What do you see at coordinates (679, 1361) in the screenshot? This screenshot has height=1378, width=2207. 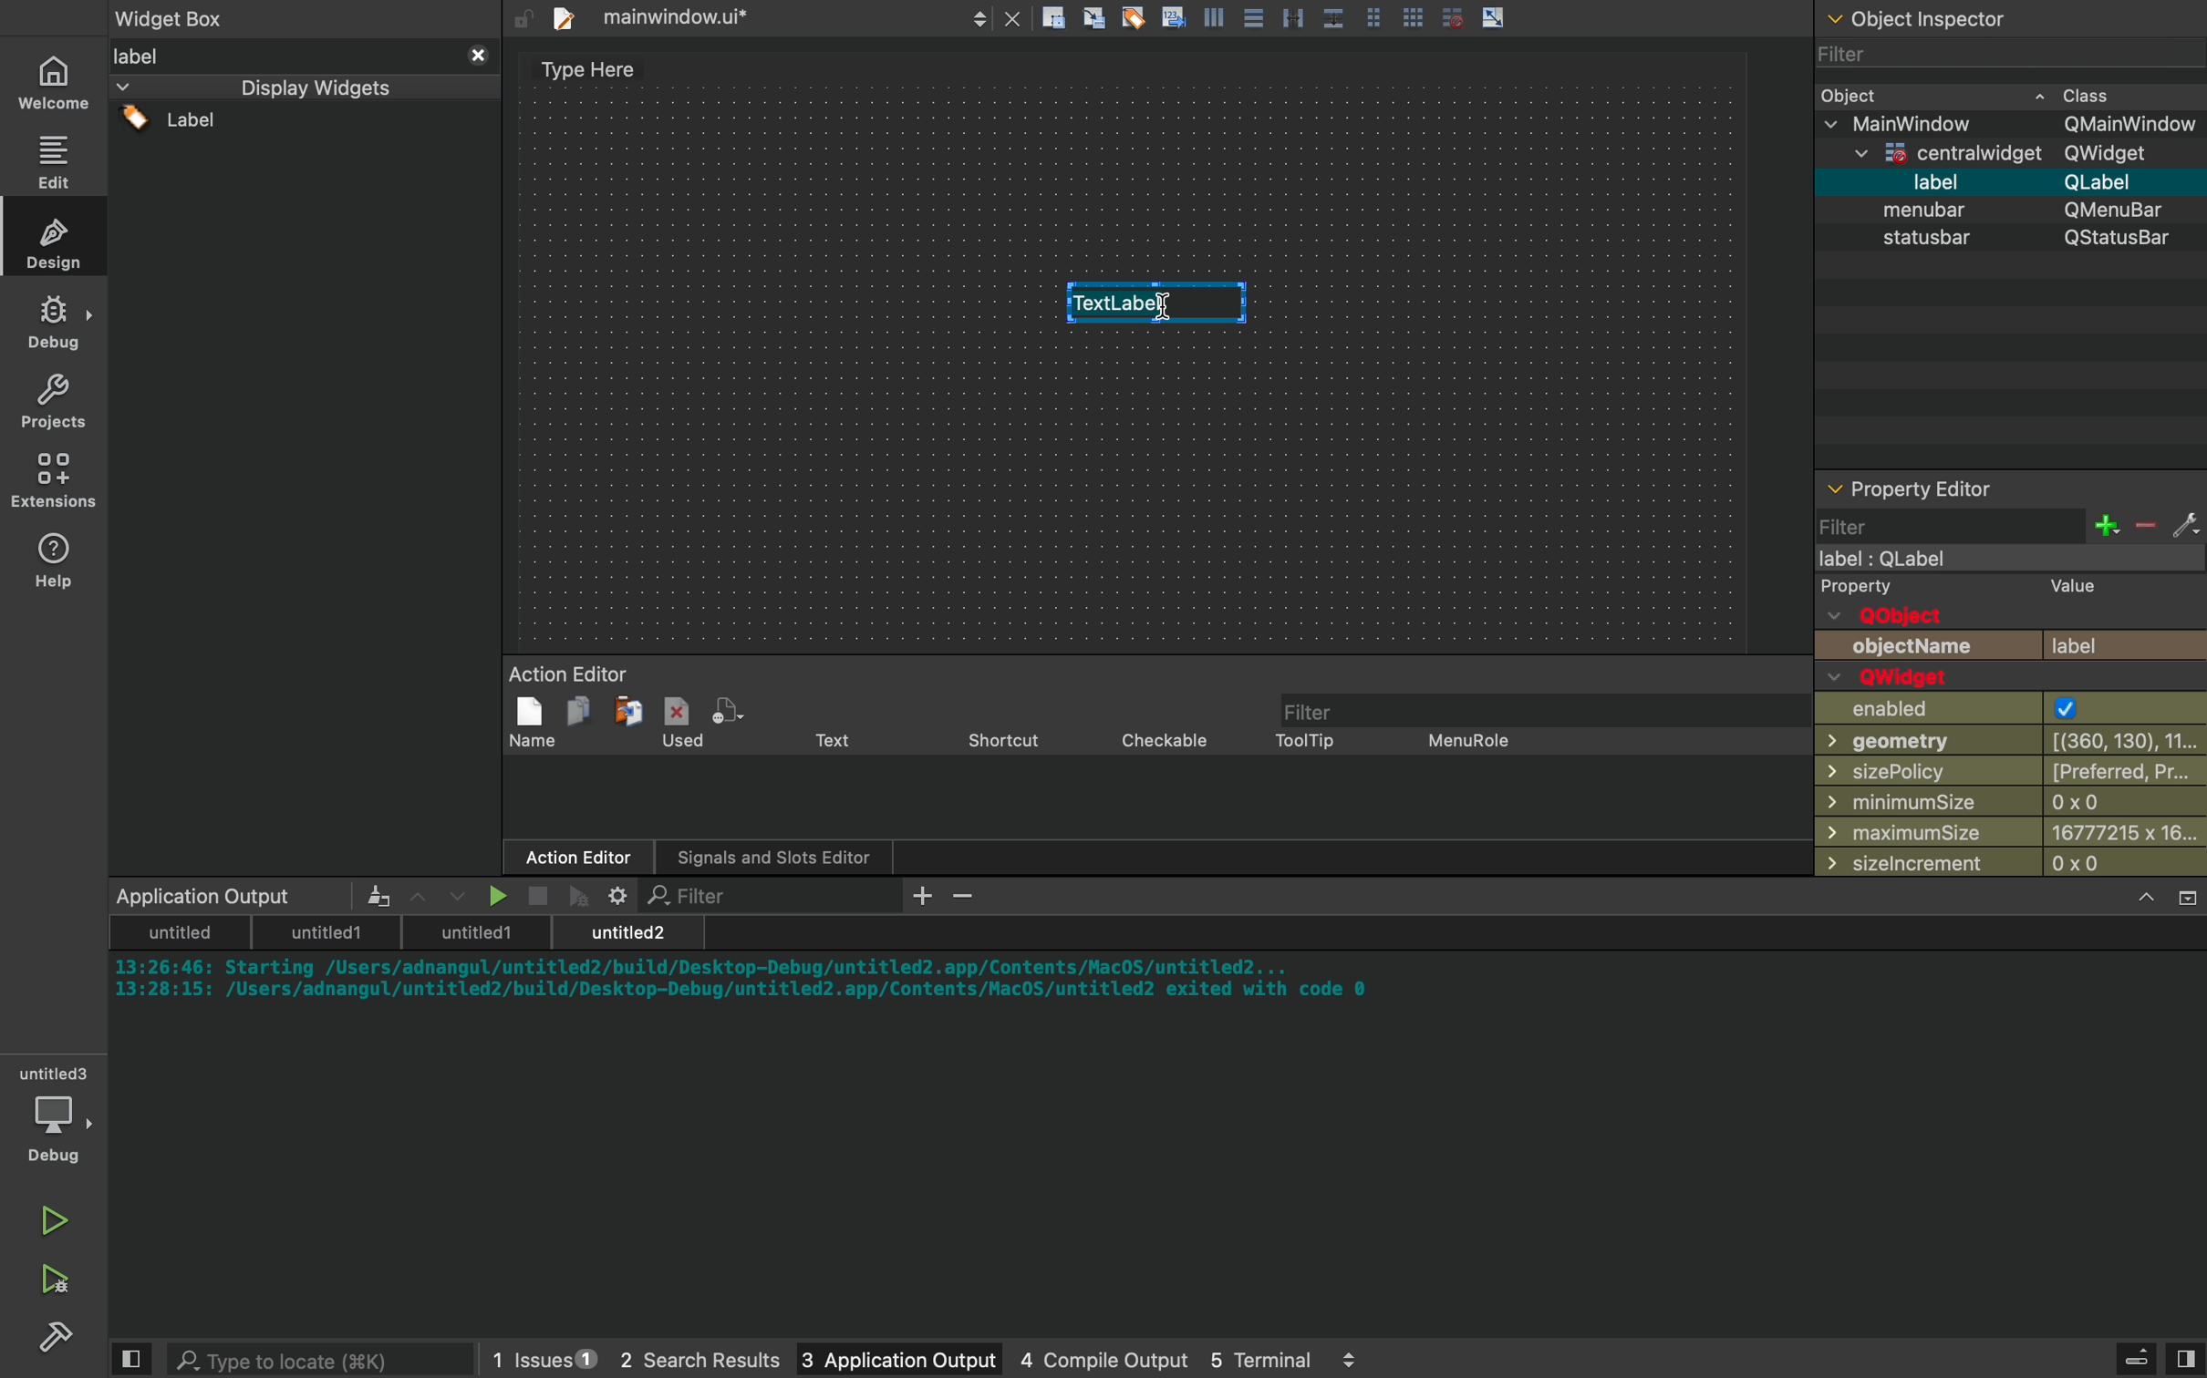 I see `2 search results` at bounding box center [679, 1361].